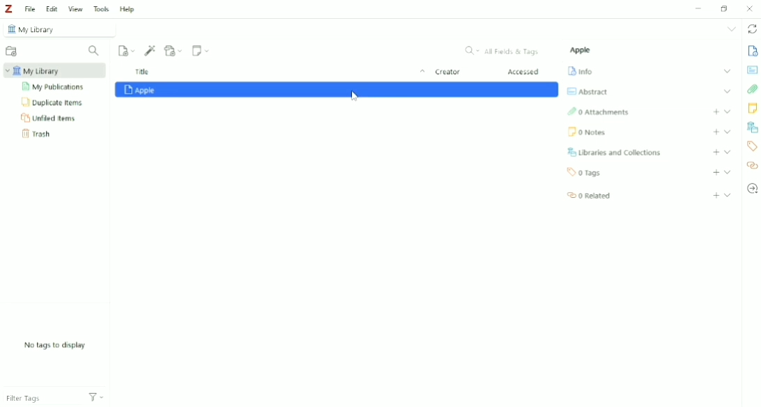  Describe the element at coordinates (127, 8) in the screenshot. I see `Help` at that location.